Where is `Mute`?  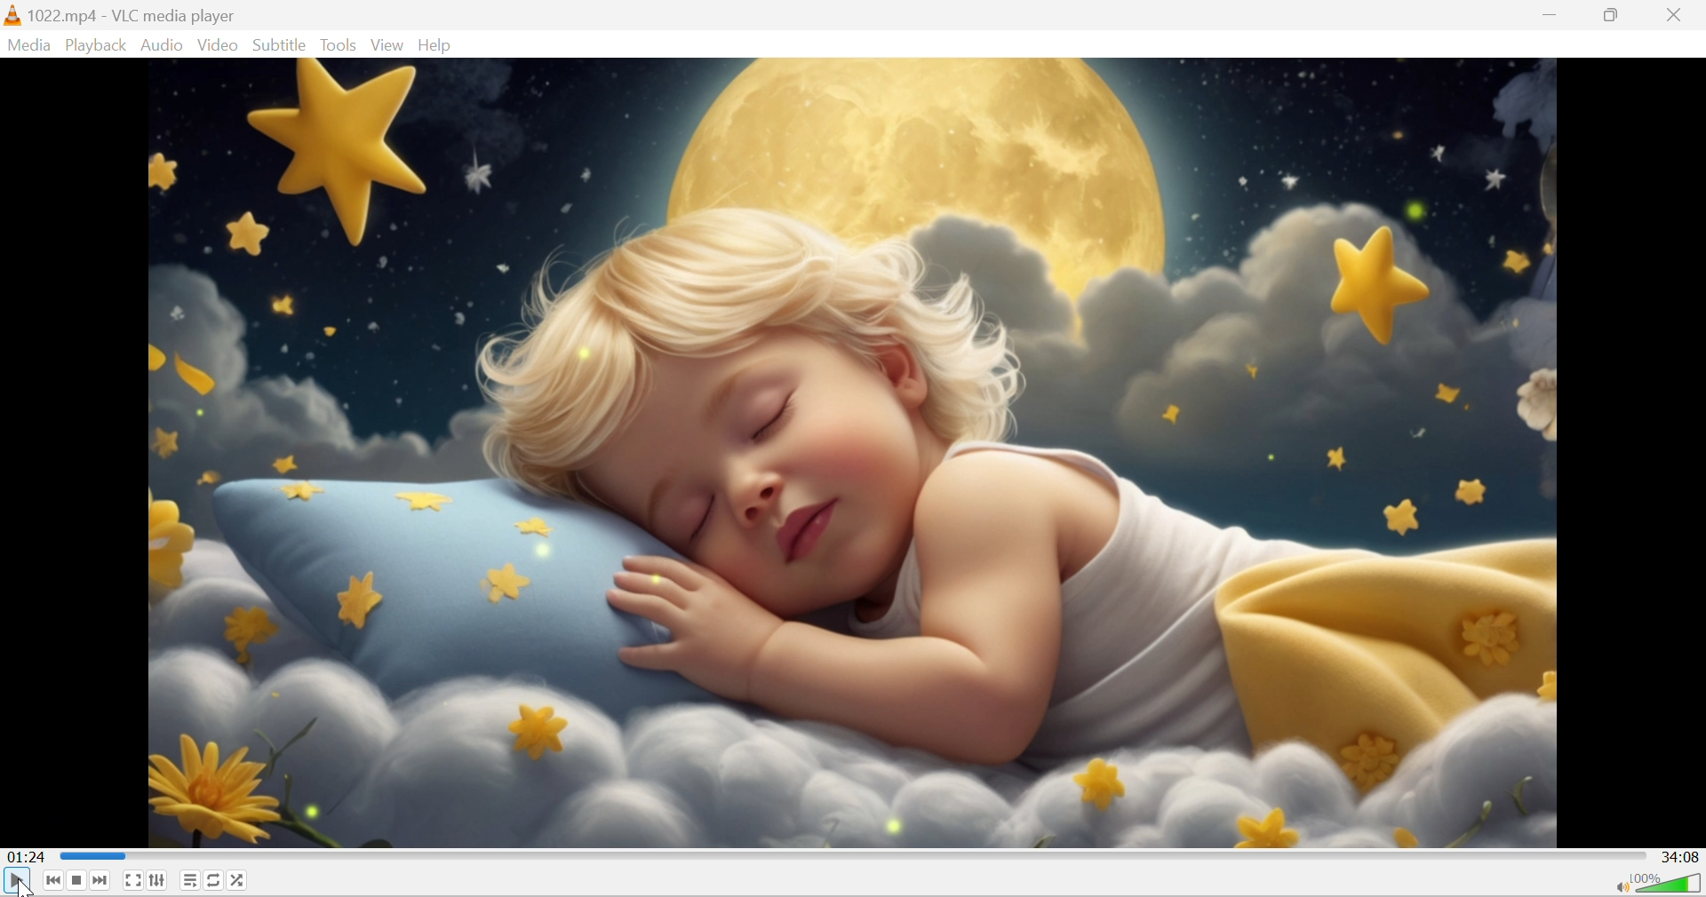 Mute is located at coordinates (1620, 887).